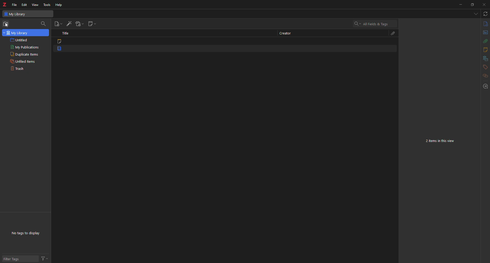  What do you see at coordinates (60, 4) in the screenshot?
I see `help` at bounding box center [60, 4].